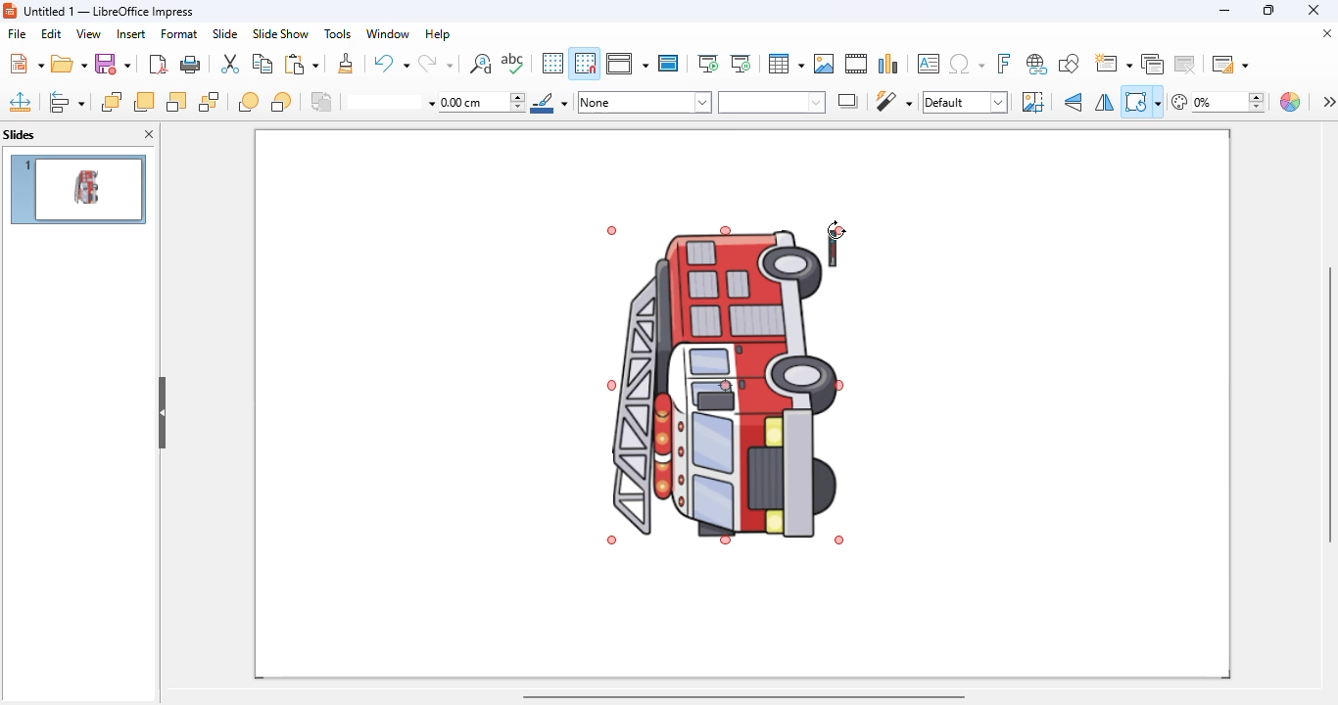 The height and width of the screenshot is (705, 1338). What do you see at coordinates (249, 102) in the screenshot?
I see `in front of objects` at bounding box center [249, 102].